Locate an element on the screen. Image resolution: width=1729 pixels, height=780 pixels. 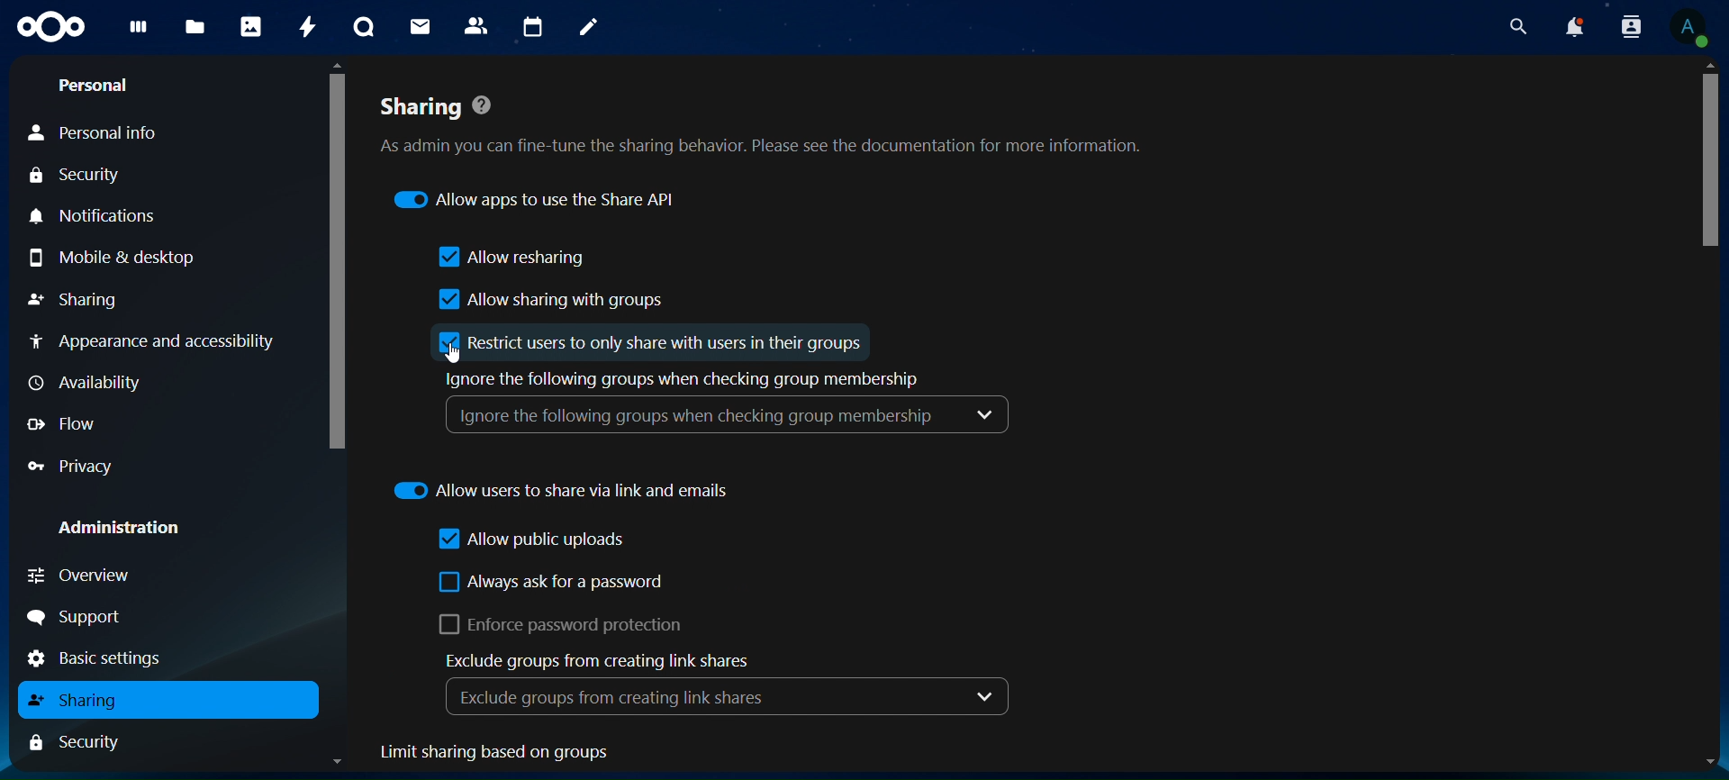
always ask for password is located at coordinates (553, 585).